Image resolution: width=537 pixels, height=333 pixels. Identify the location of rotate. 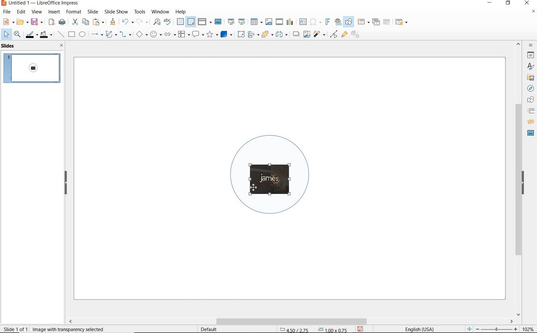
(240, 34).